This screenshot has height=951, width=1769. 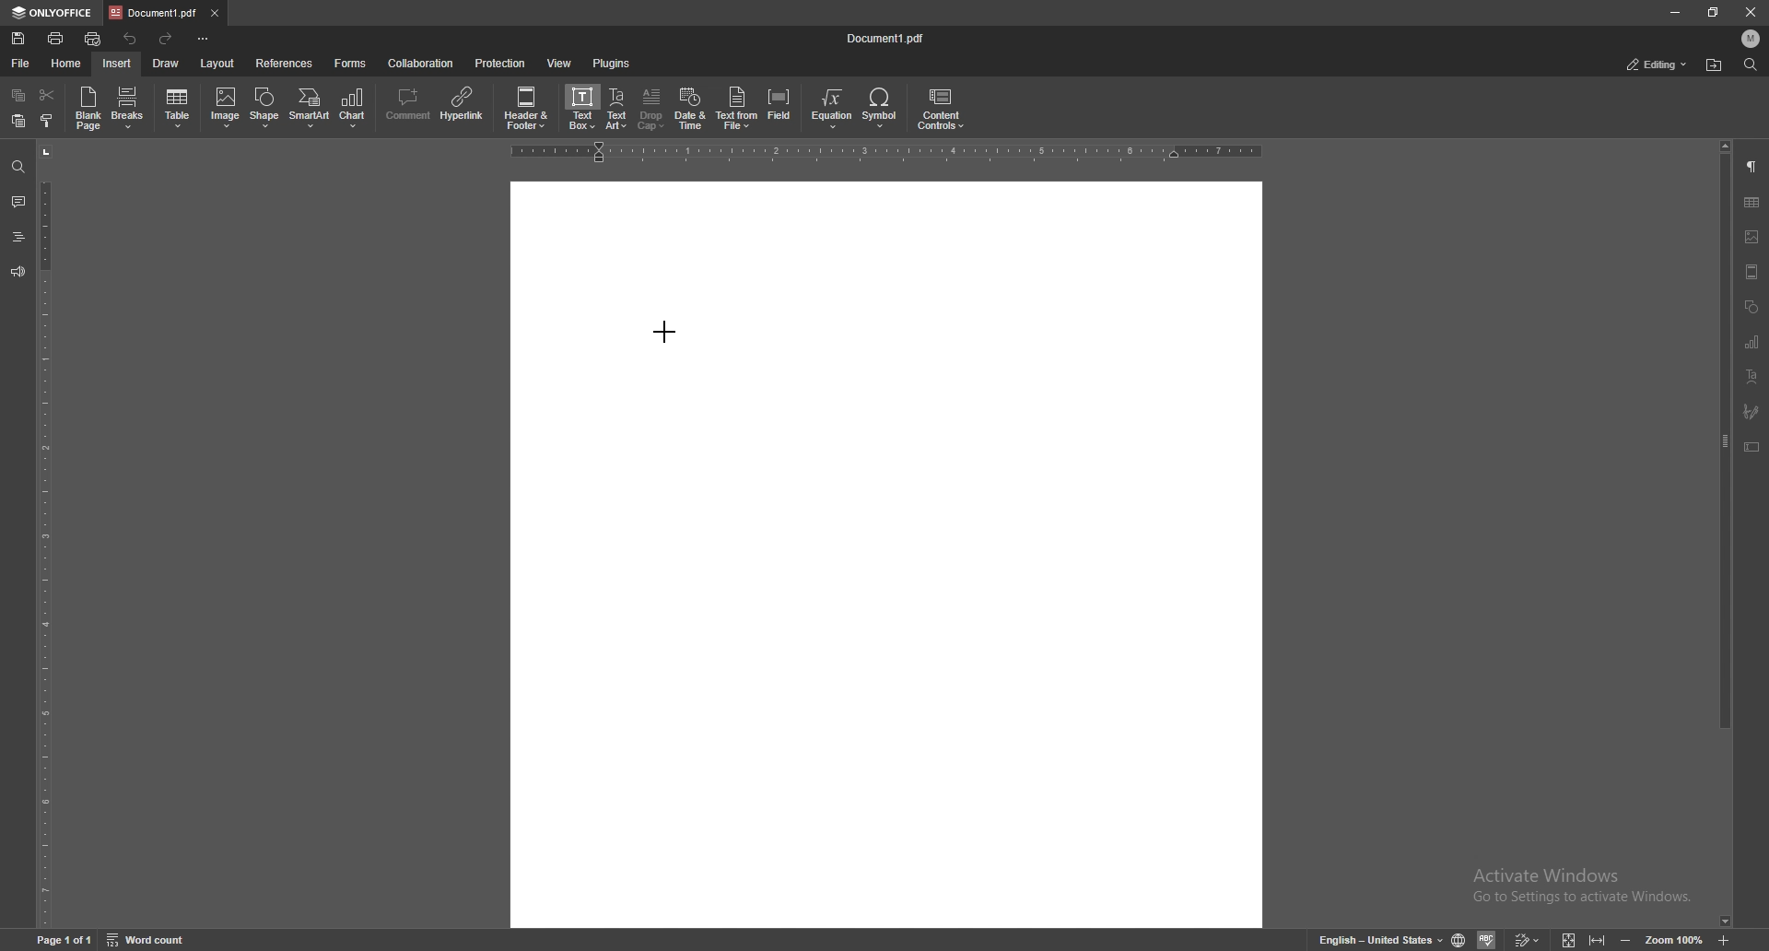 What do you see at coordinates (663, 331) in the screenshot?
I see `cursor` at bounding box center [663, 331].